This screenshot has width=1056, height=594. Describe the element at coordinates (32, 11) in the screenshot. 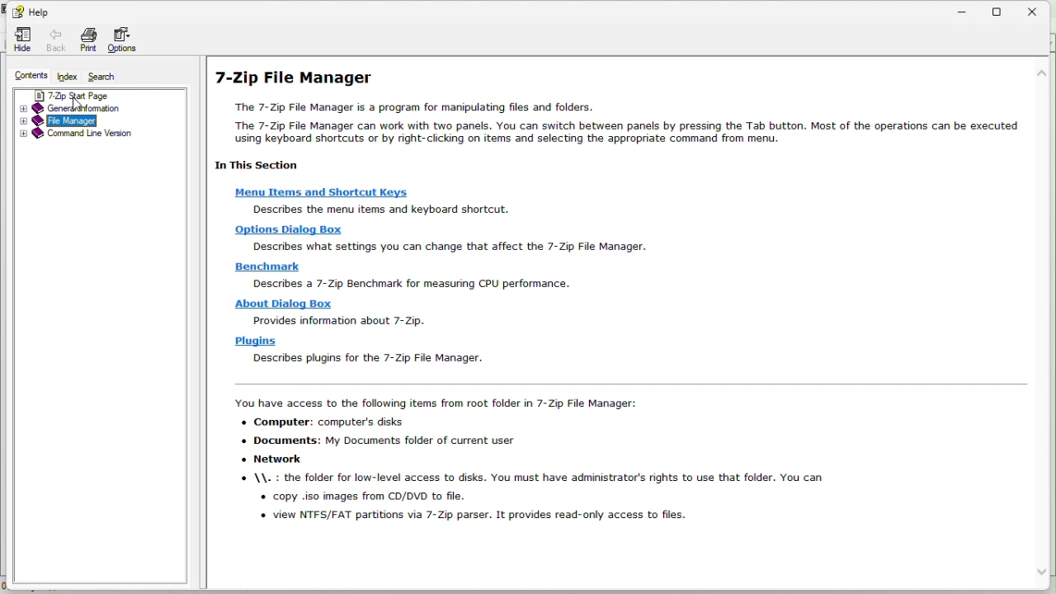

I see `Help ` at that location.